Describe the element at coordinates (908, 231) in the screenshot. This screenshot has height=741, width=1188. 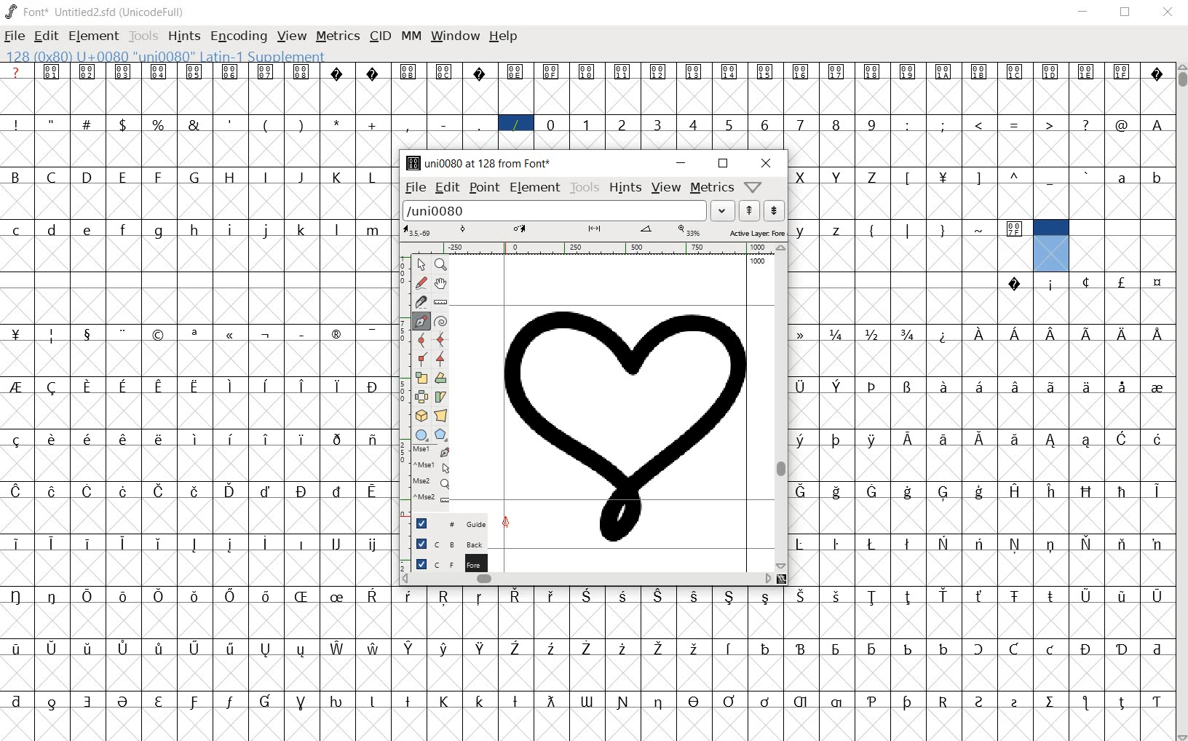
I see `glyph` at that location.